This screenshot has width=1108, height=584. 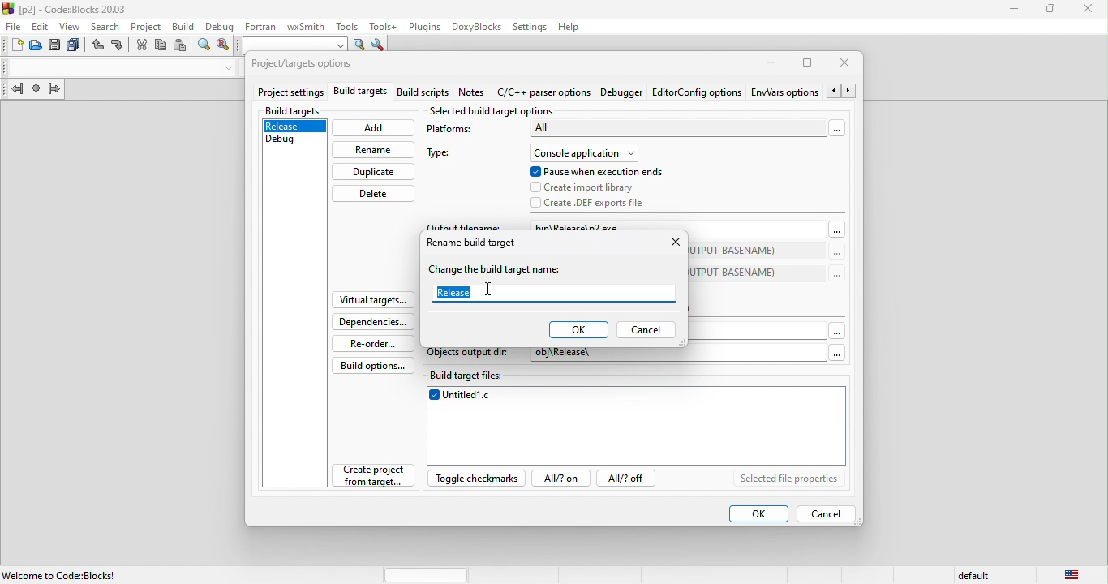 I want to click on all?off, so click(x=629, y=479).